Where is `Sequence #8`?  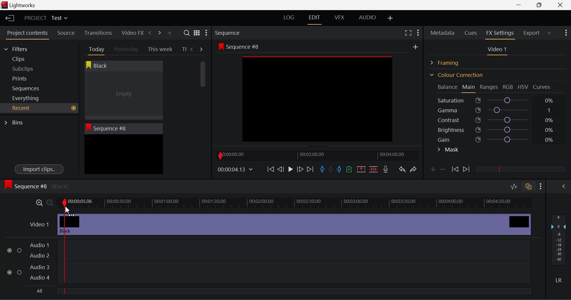
Sequence #8 is located at coordinates (36, 185).